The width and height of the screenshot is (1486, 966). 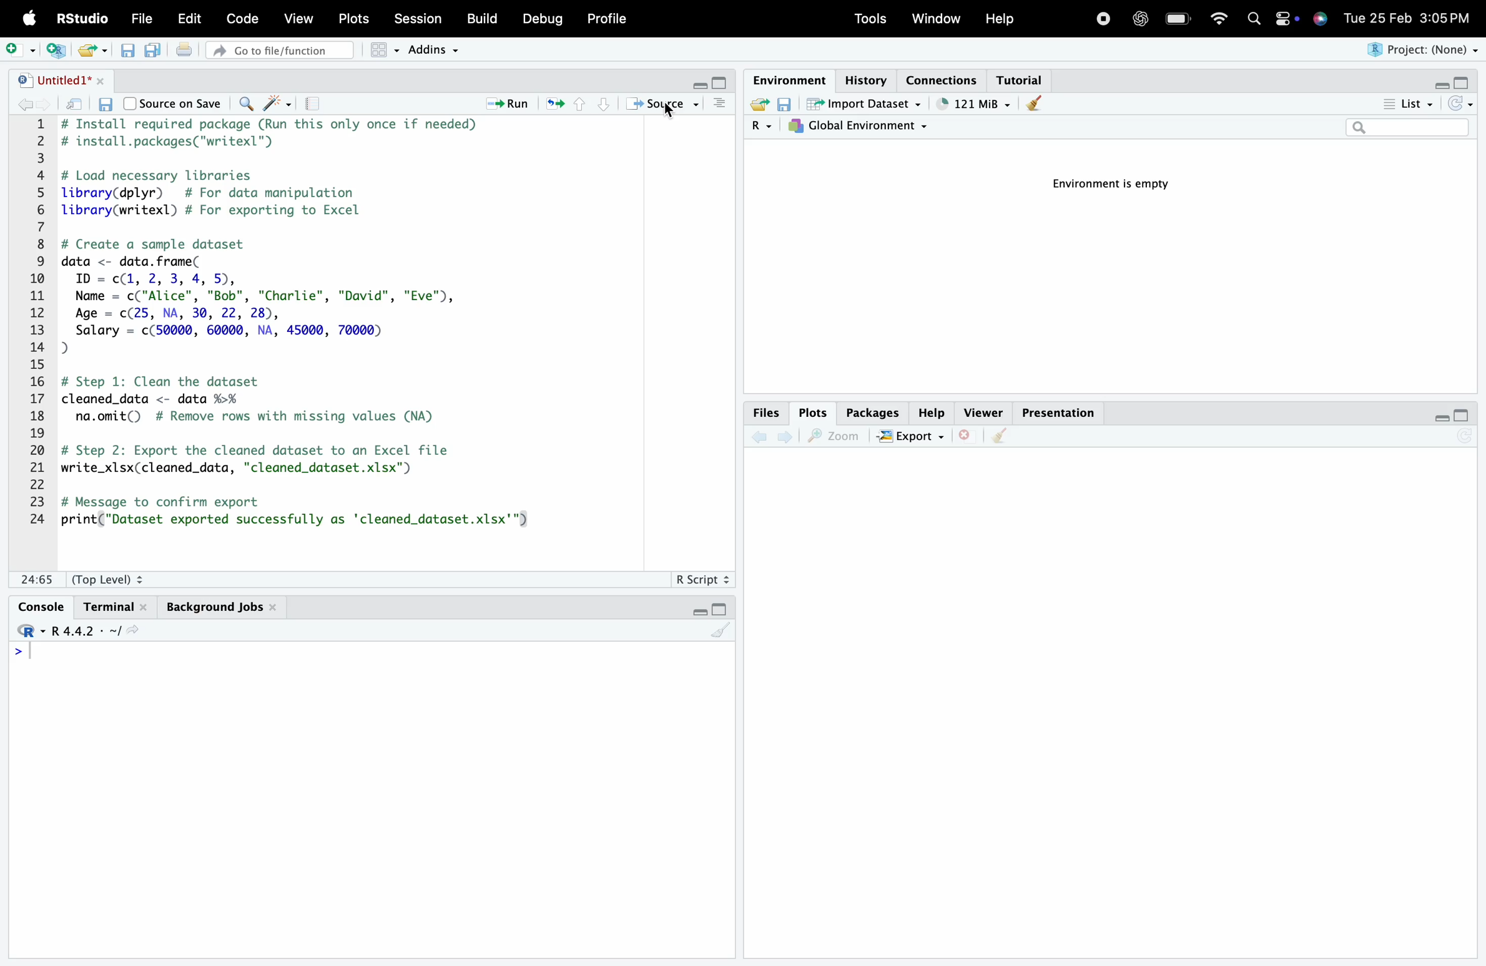 I want to click on Maximize/Restore, so click(x=724, y=84).